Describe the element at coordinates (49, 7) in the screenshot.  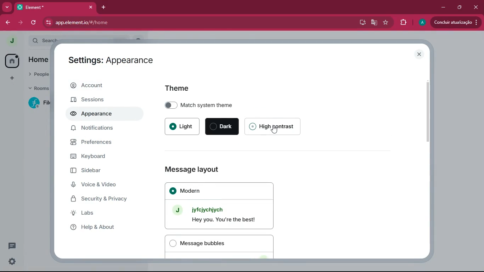
I see `Element*` at that location.